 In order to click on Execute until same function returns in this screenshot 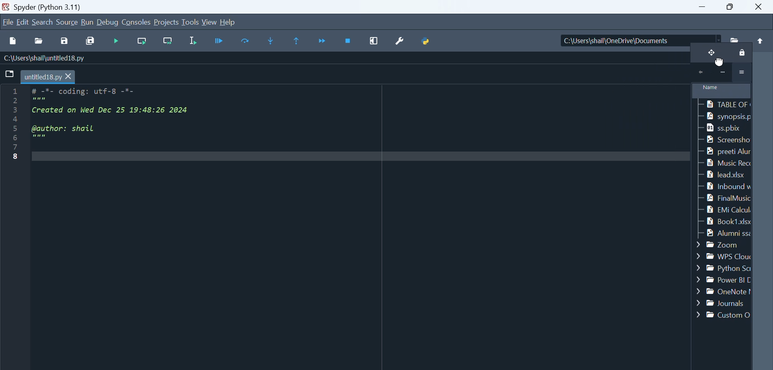, I will do `click(298, 41)`.